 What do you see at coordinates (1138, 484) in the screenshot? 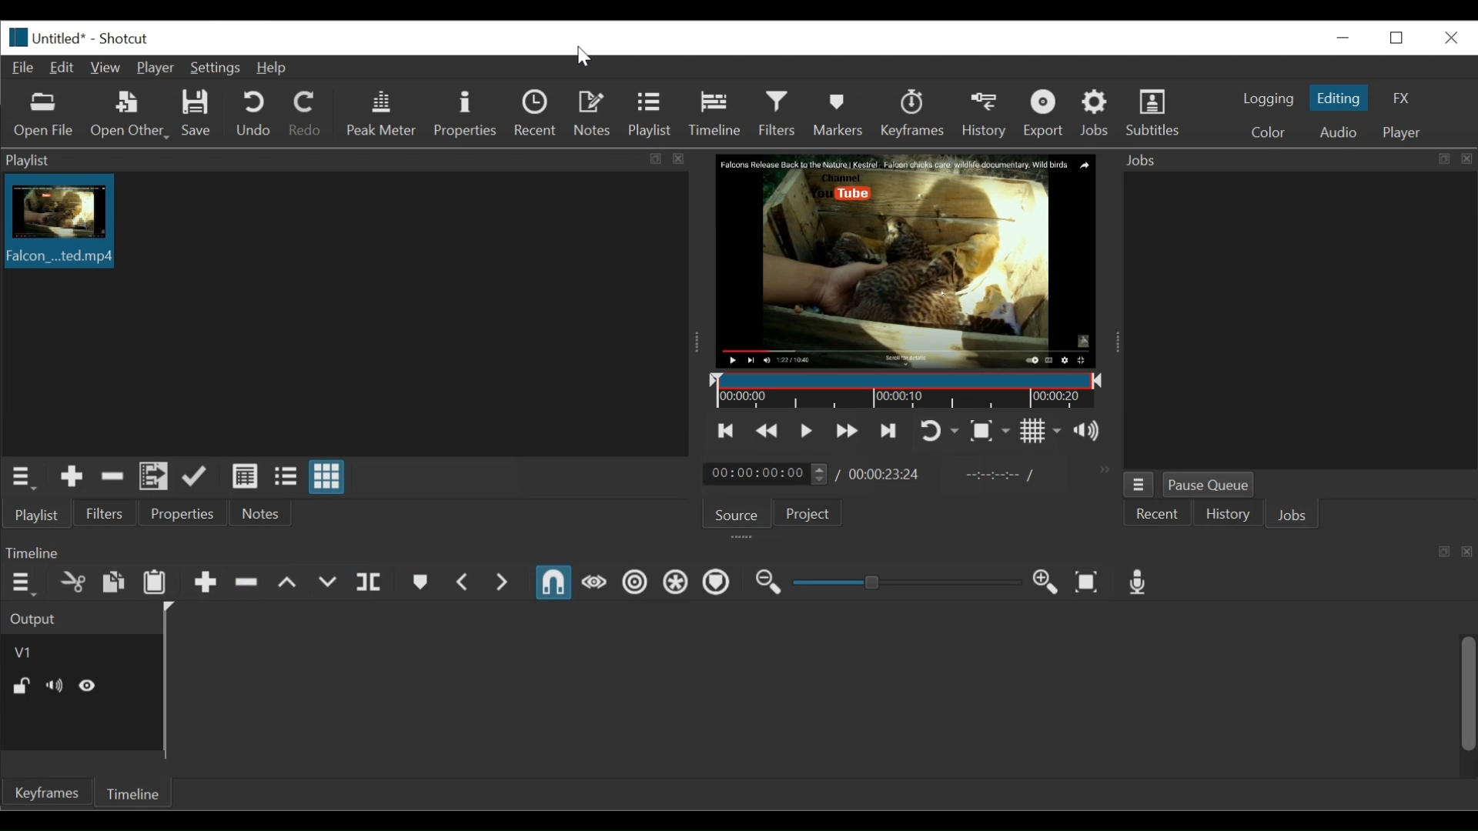
I see `Jobs menu` at bounding box center [1138, 484].